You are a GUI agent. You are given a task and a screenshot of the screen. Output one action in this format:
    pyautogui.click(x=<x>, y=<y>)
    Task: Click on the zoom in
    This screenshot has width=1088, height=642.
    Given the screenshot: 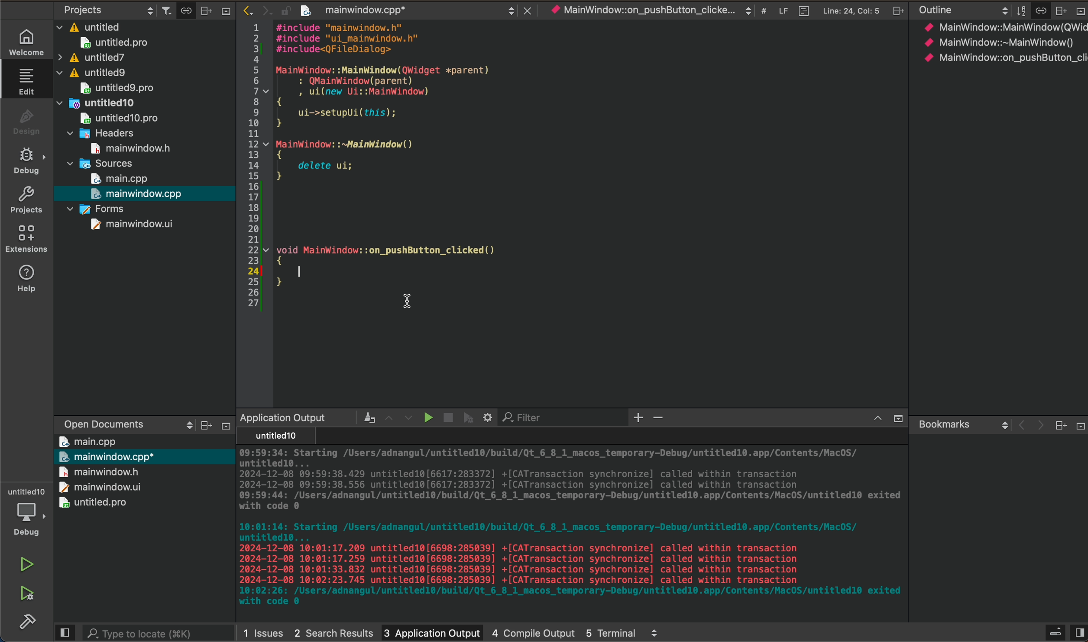 What is the action you would take?
    pyautogui.click(x=639, y=418)
    